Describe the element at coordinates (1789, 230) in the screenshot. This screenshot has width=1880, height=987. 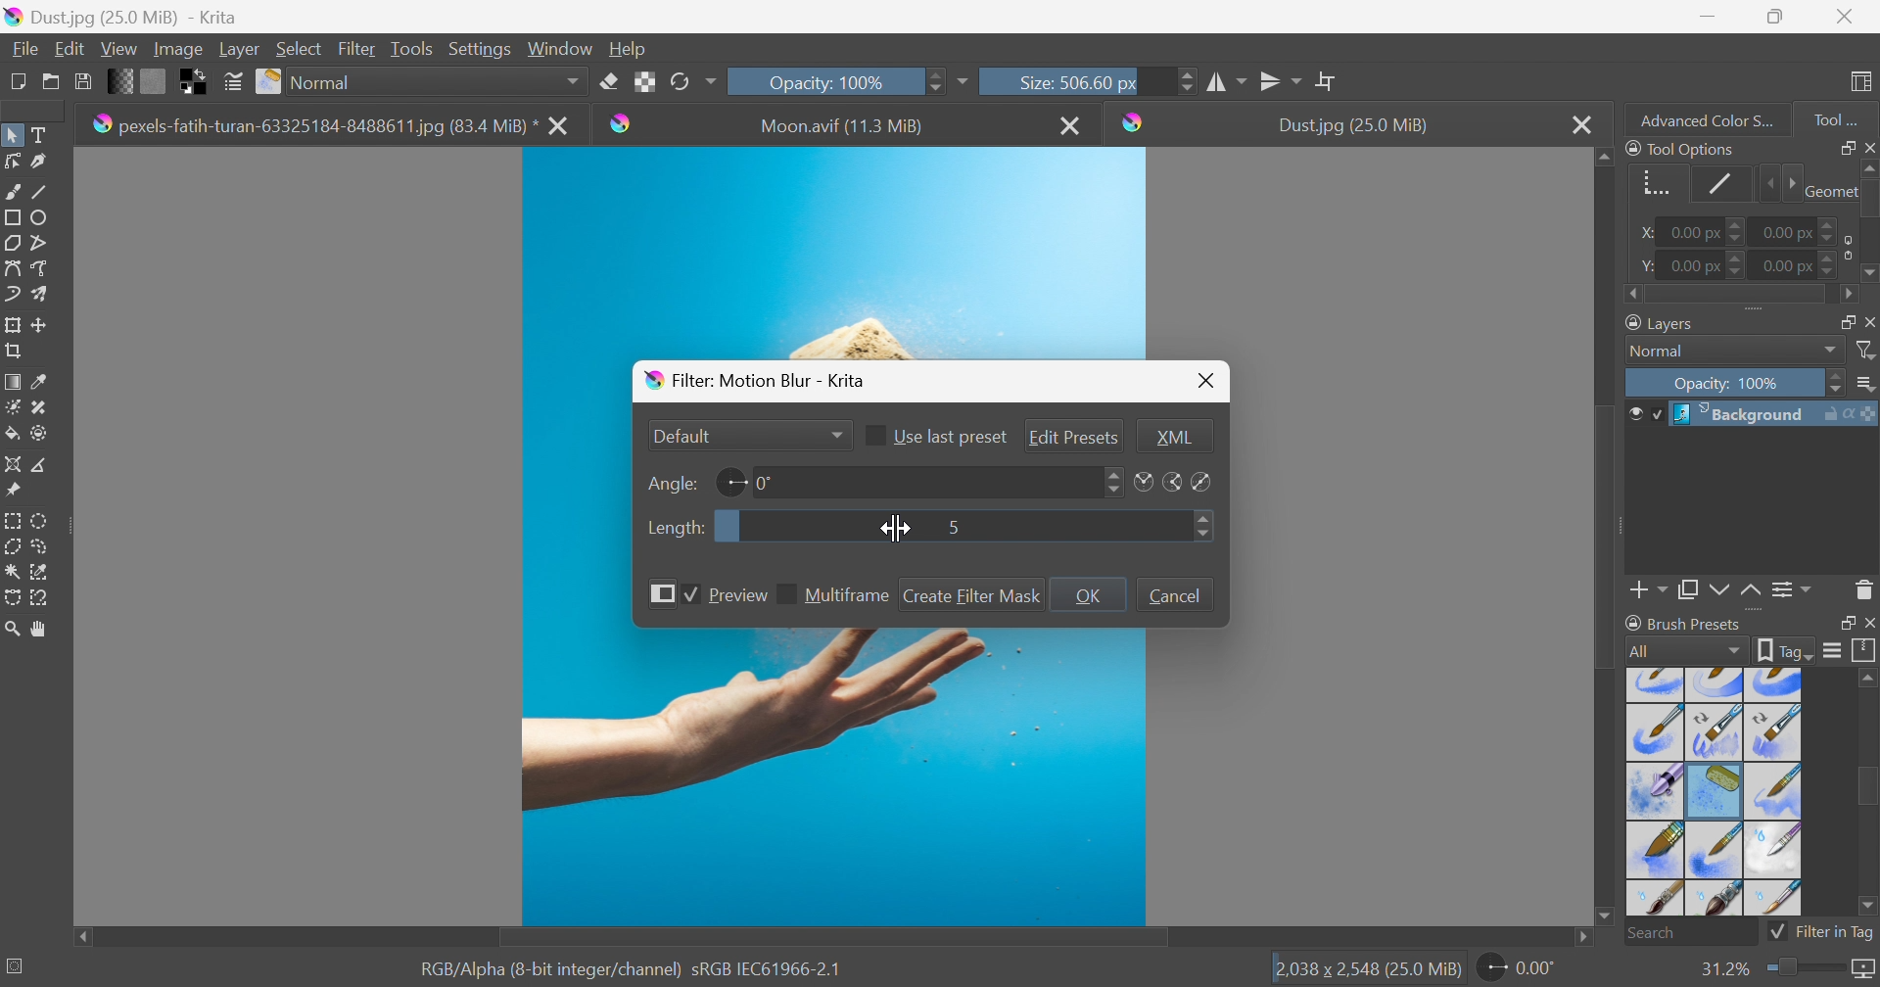
I see `0.00 px` at that location.